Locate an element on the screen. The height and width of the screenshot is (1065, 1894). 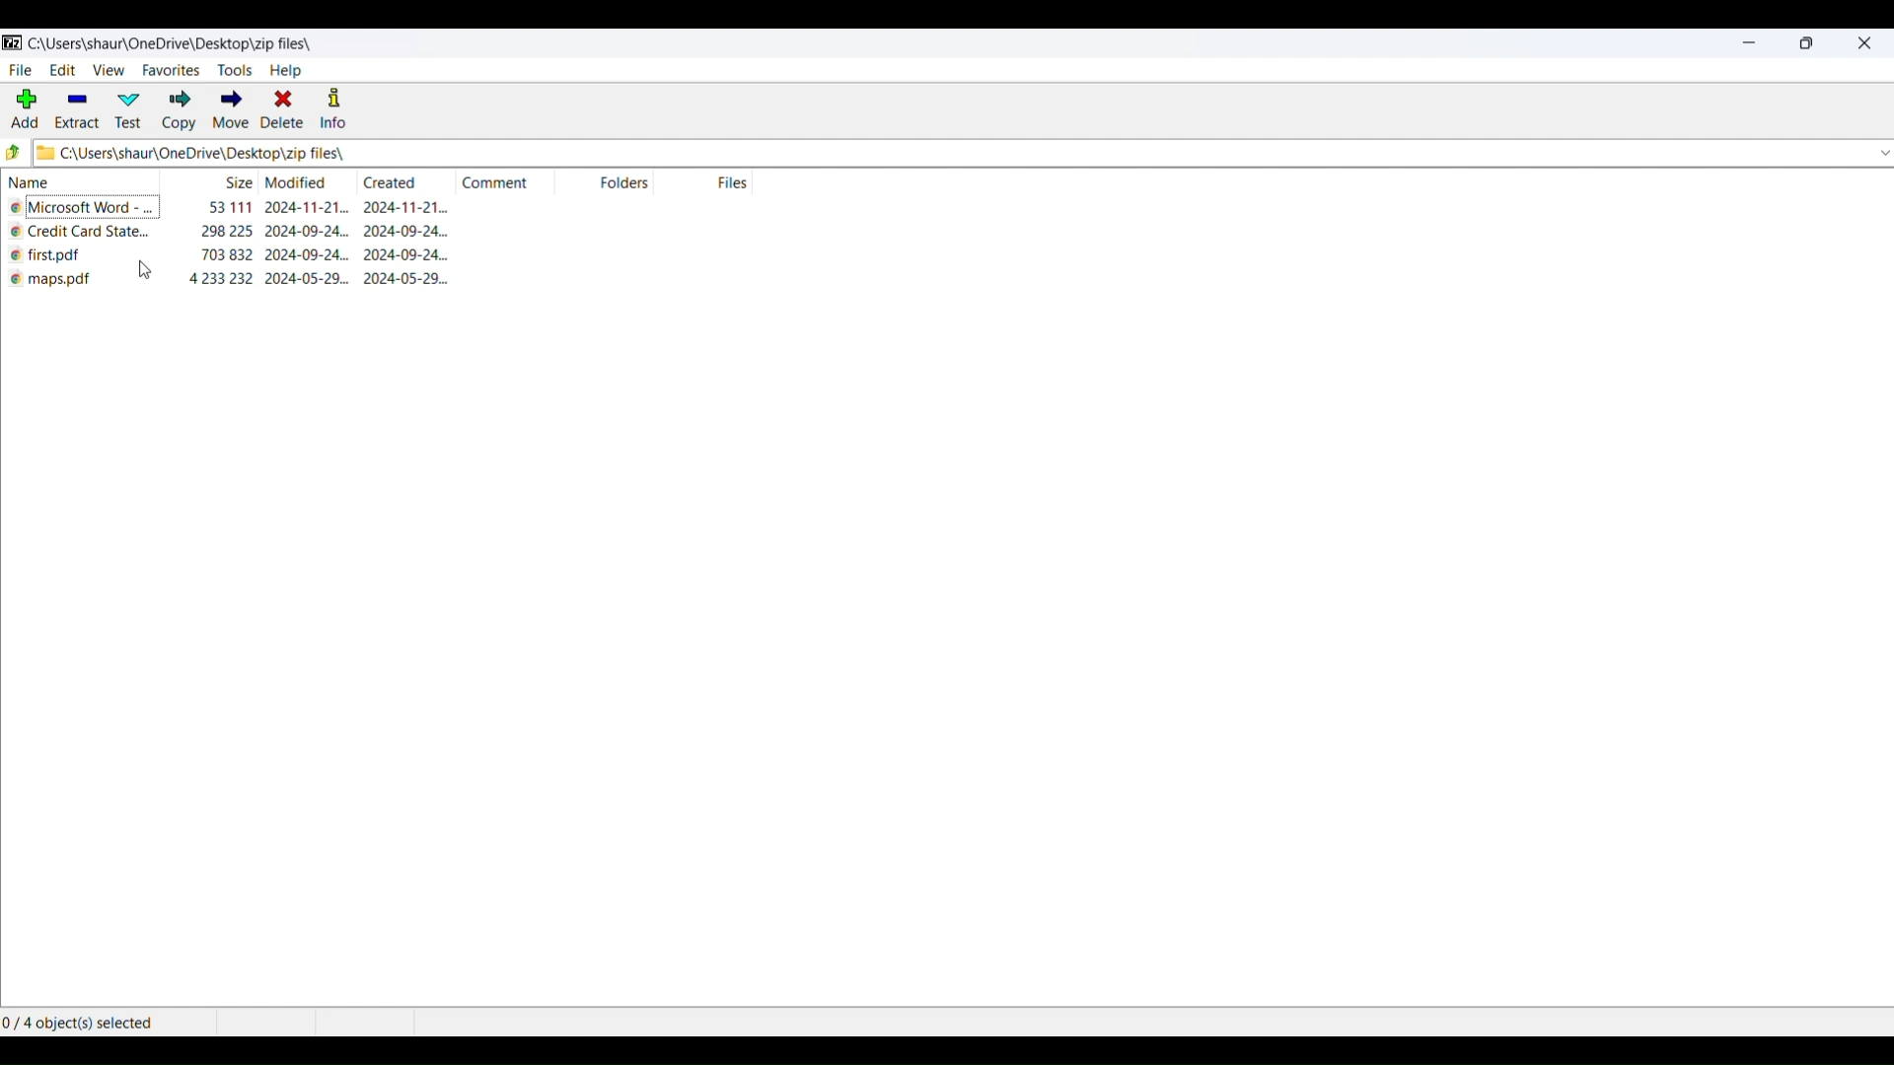
file creation date is located at coordinates (410, 209).